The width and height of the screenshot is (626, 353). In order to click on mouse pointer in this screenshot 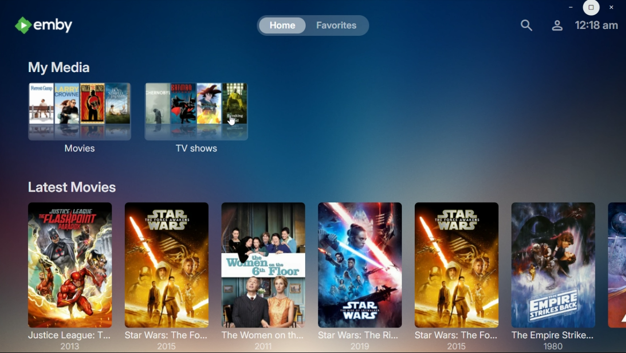, I will do `click(233, 124)`.